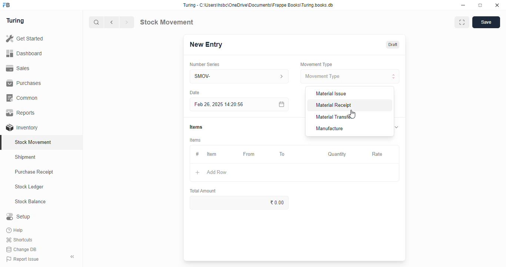  I want to click on draft, so click(393, 44).